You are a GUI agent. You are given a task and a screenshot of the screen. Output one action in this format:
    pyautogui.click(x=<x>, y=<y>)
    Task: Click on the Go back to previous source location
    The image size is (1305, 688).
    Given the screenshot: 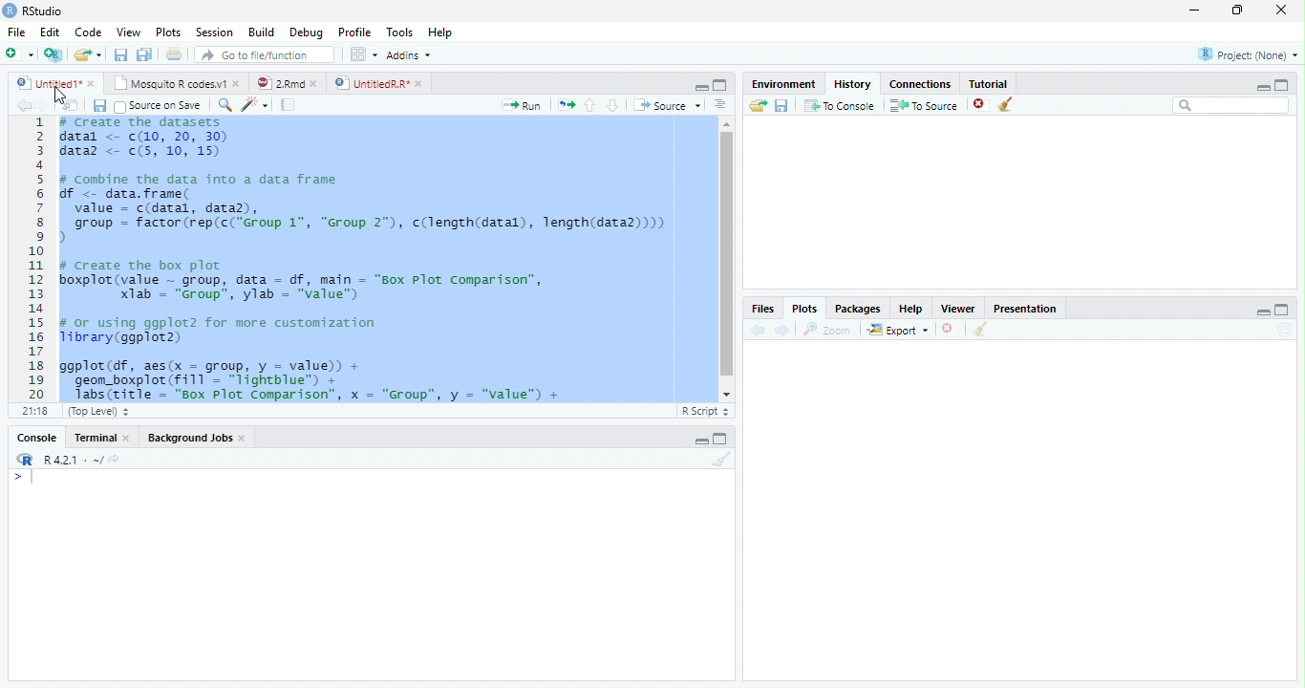 What is the action you would take?
    pyautogui.click(x=23, y=105)
    